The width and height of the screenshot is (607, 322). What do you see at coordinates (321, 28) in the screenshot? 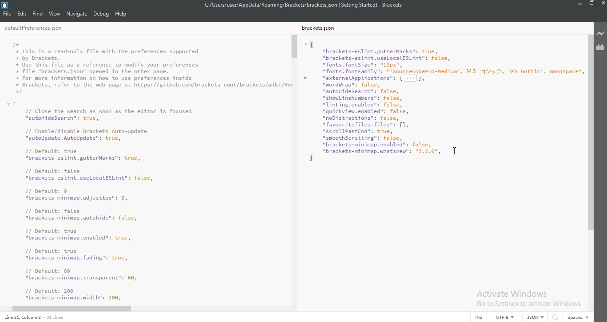
I see `brackets.json` at bounding box center [321, 28].